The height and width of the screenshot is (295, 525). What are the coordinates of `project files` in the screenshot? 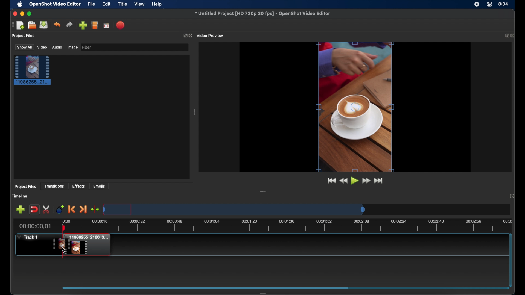 It's located at (25, 187).